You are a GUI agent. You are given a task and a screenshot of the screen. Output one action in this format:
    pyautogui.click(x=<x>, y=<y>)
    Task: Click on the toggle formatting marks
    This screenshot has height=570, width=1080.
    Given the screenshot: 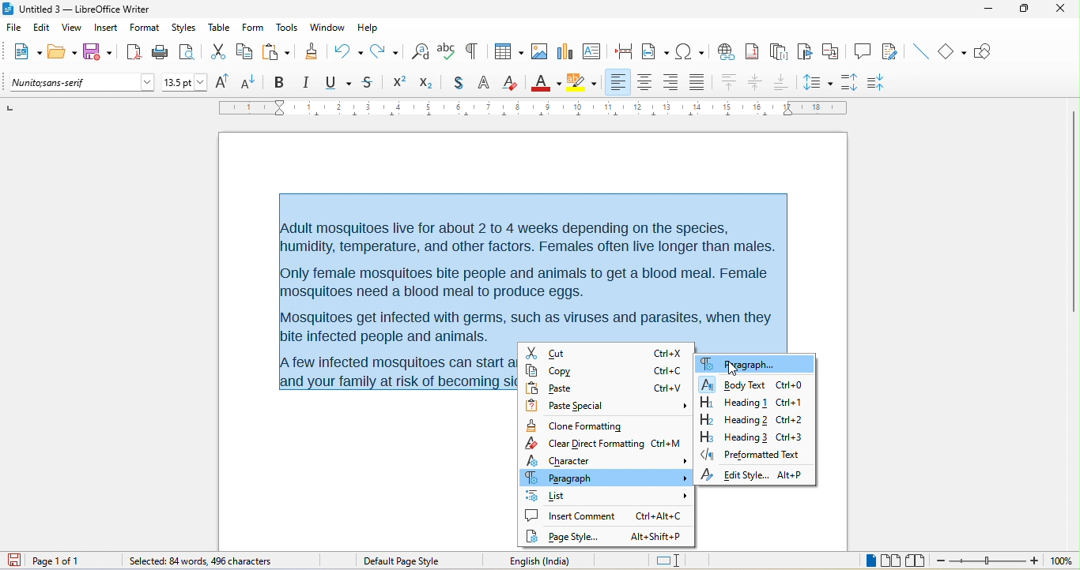 What is the action you would take?
    pyautogui.click(x=471, y=51)
    